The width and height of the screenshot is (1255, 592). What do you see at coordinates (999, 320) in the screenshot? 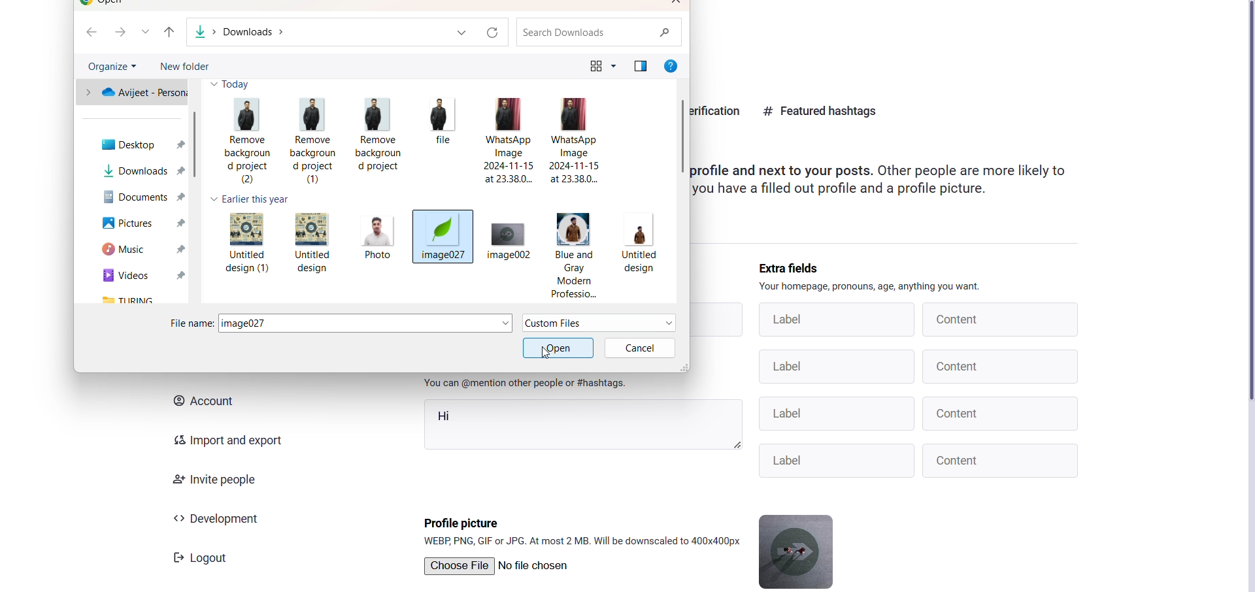
I see `content` at bounding box center [999, 320].